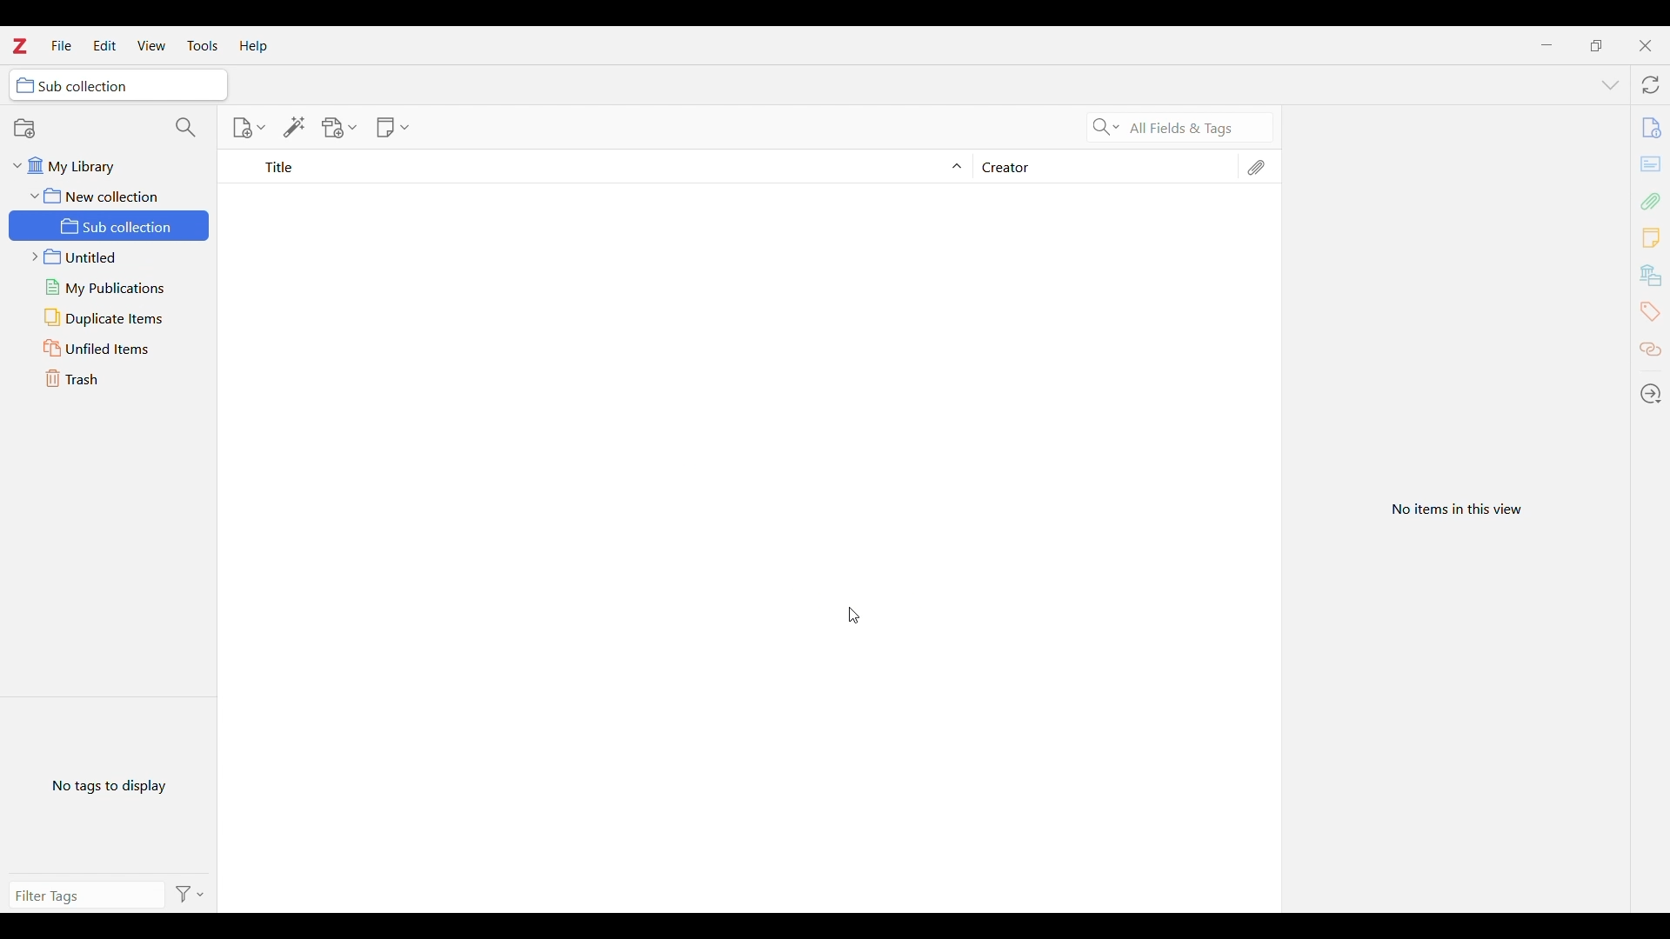  Describe the element at coordinates (1653, 166) in the screenshot. I see `cards` at that location.